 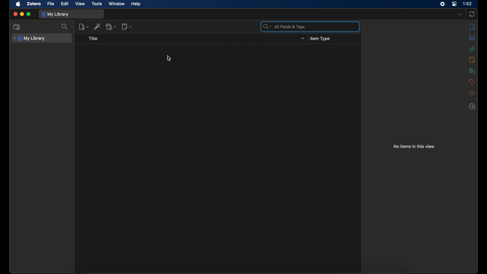 What do you see at coordinates (472, 93) in the screenshot?
I see `related` at bounding box center [472, 93].